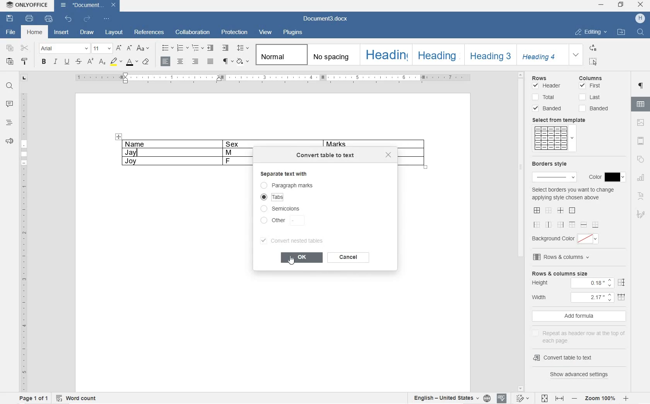  What do you see at coordinates (600, 399) in the screenshot?
I see `ZOOM IN OR OUT` at bounding box center [600, 399].